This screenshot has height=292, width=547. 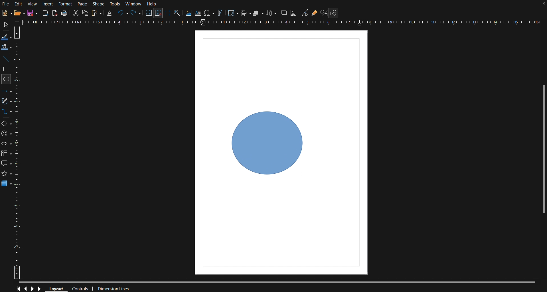 What do you see at coordinates (257, 13) in the screenshot?
I see `Arrange` at bounding box center [257, 13].